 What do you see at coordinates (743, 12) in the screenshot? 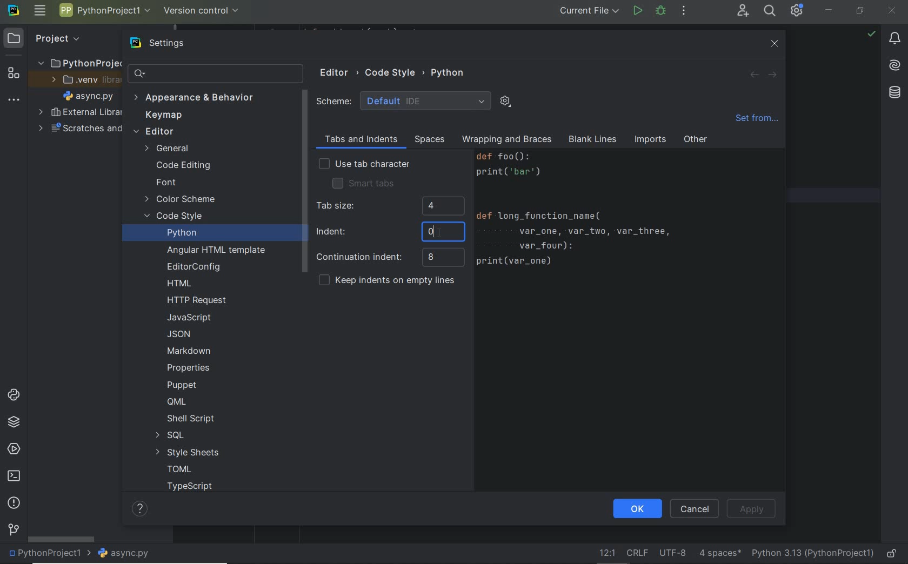
I see `code with me` at bounding box center [743, 12].